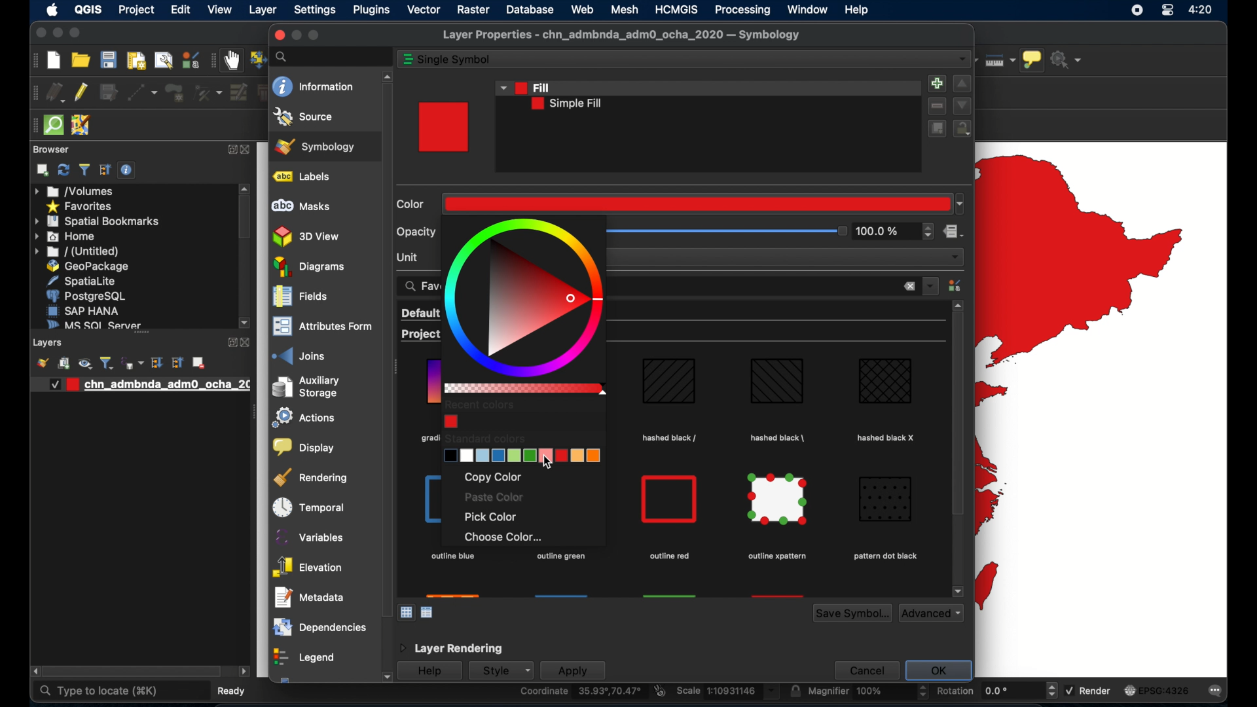 This screenshot has height=707, width=1257. I want to click on icon view, so click(407, 611).